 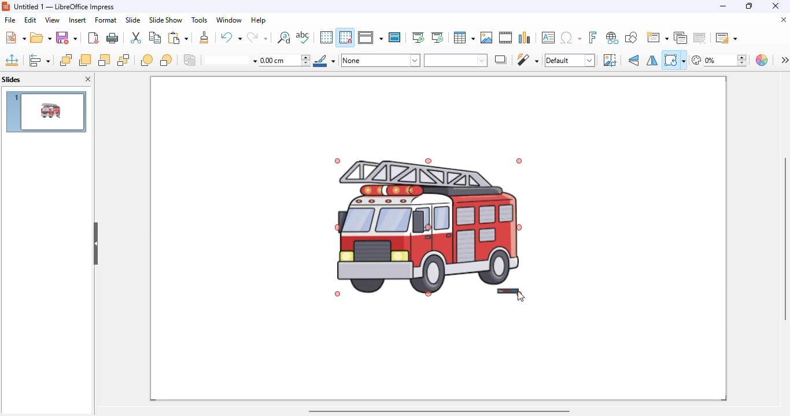 I want to click on display grid, so click(x=326, y=38).